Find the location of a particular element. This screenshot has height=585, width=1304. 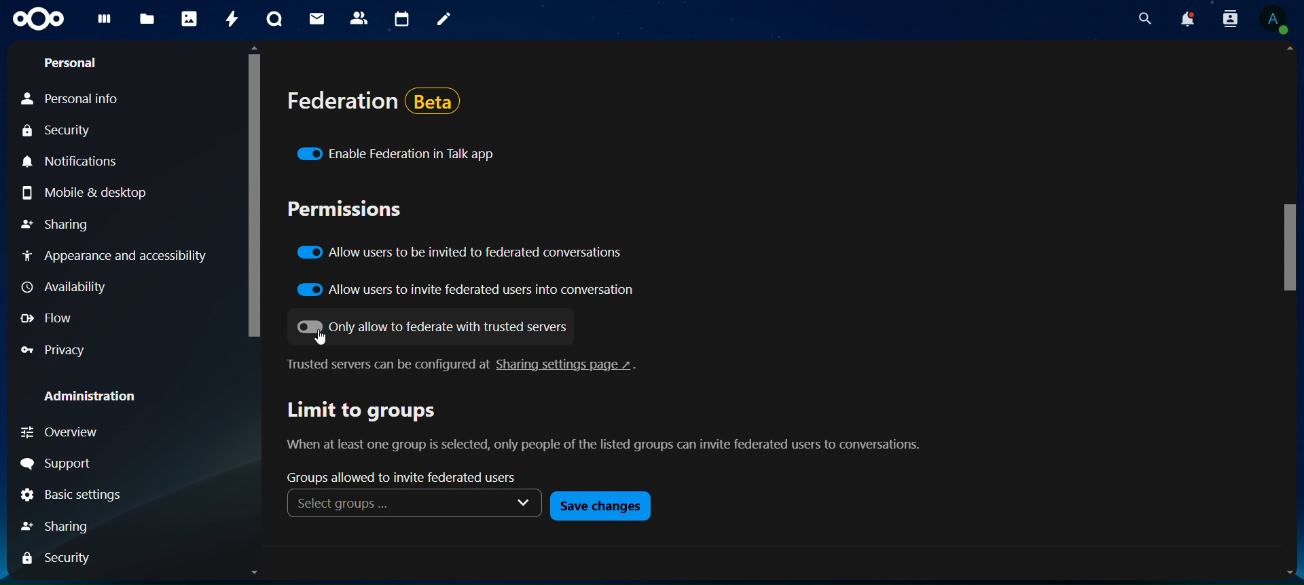

permissions is located at coordinates (346, 209).